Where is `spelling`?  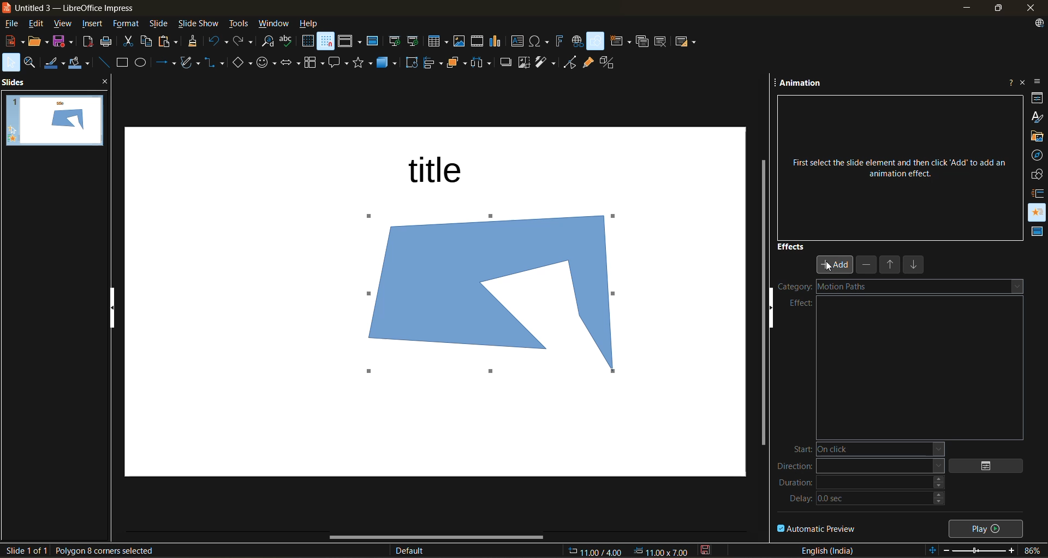
spelling is located at coordinates (288, 41).